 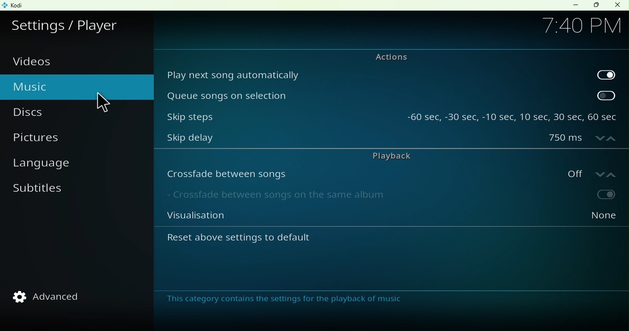 What do you see at coordinates (583, 218) in the screenshot?
I see `None` at bounding box center [583, 218].